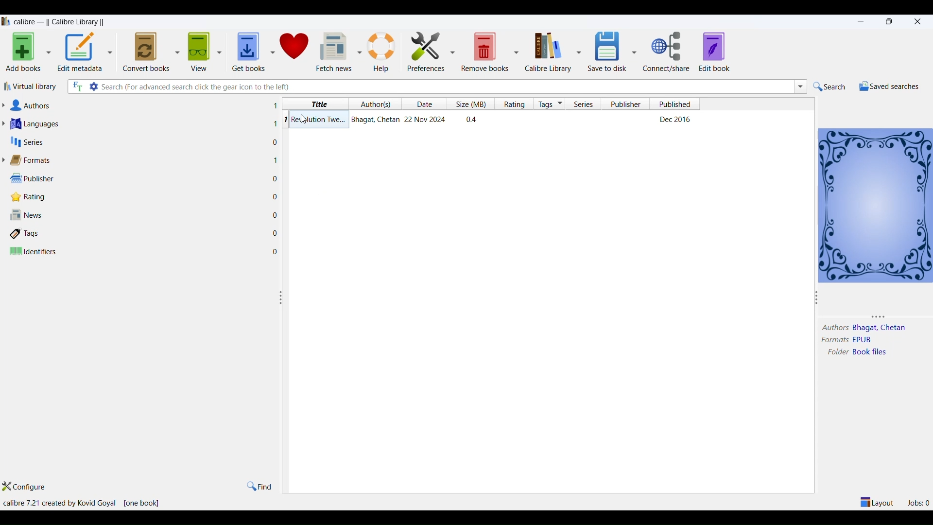 Image resolution: width=933 pixels, height=525 pixels. I want to click on 0, so click(276, 233).